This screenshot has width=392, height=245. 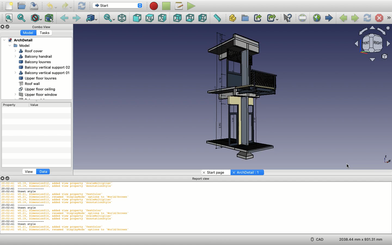 I want to click on New, so click(x=10, y=6).